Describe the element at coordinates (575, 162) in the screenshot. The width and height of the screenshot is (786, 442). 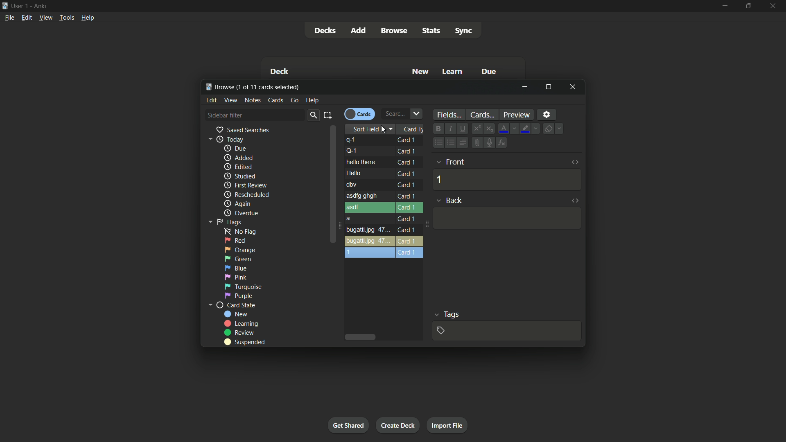
I see `toggle html editor` at that location.